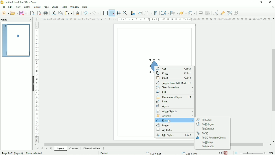 The width and height of the screenshot is (275, 155). Describe the element at coordinates (46, 7) in the screenshot. I see `Page` at that location.